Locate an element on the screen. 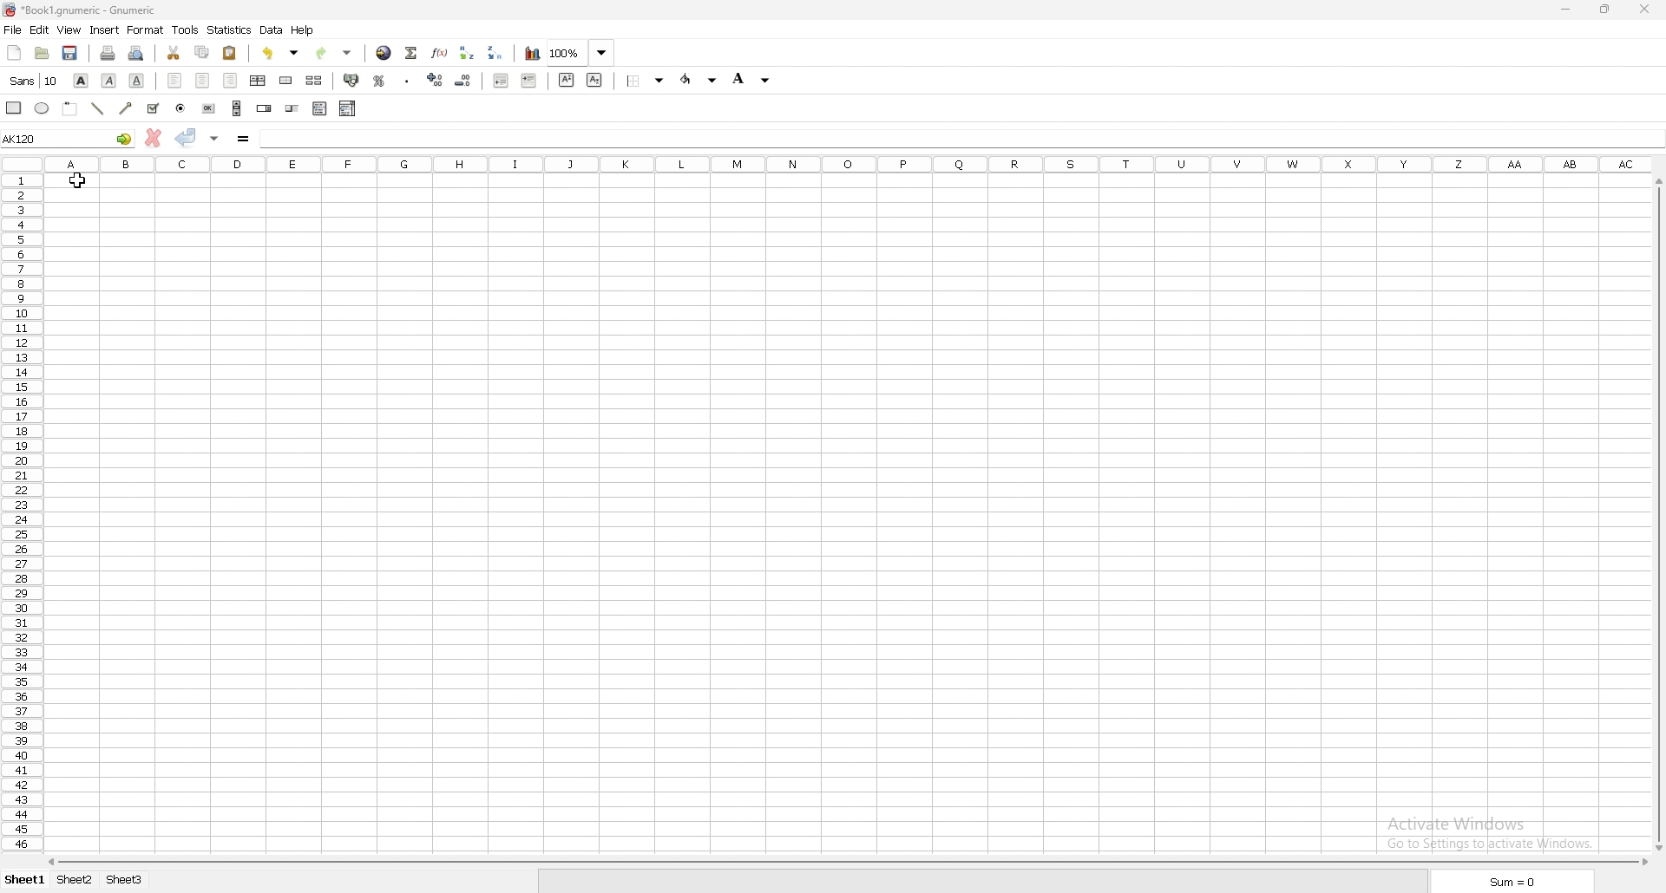 The image size is (1666, 893). combo box is located at coordinates (348, 108).